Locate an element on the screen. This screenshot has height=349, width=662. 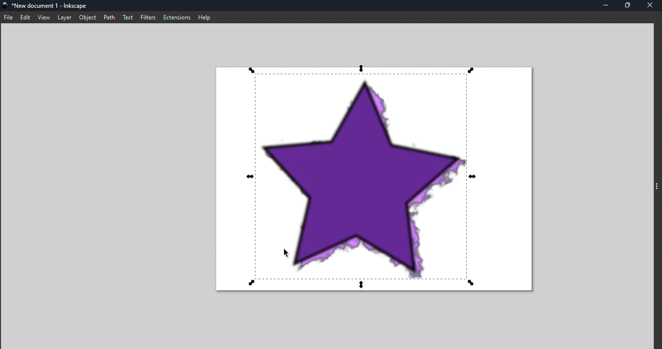
Help is located at coordinates (205, 16).